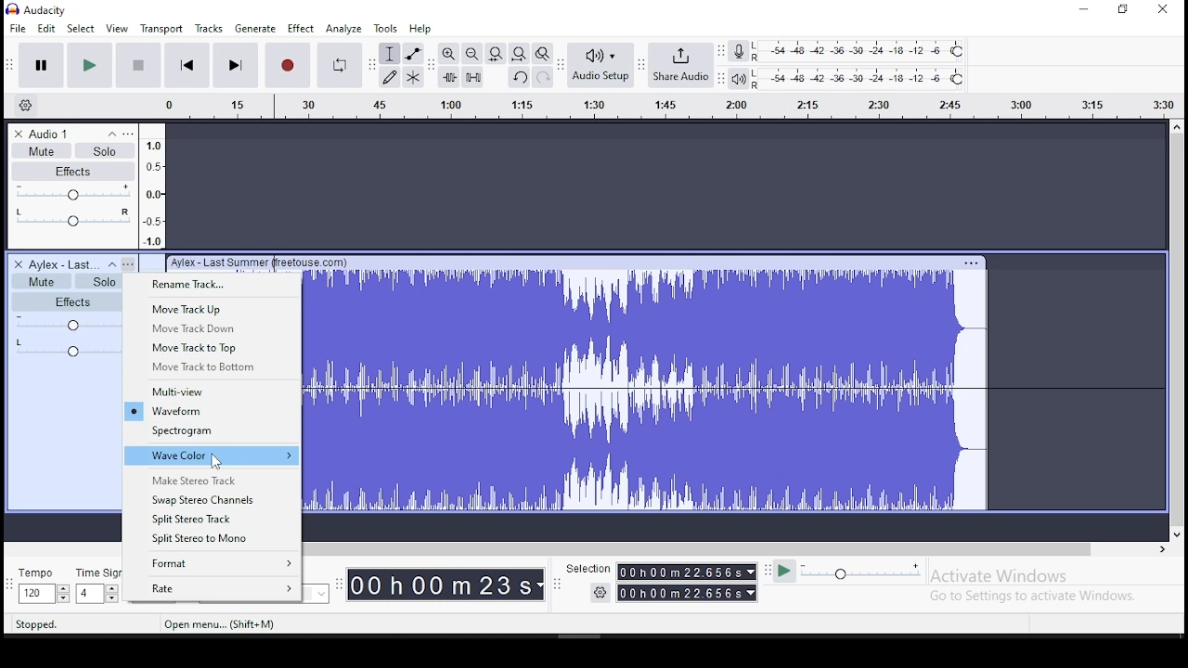  Describe the element at coordinates (495, 54) in the screenshot. I see `fit selection to width` at that location.